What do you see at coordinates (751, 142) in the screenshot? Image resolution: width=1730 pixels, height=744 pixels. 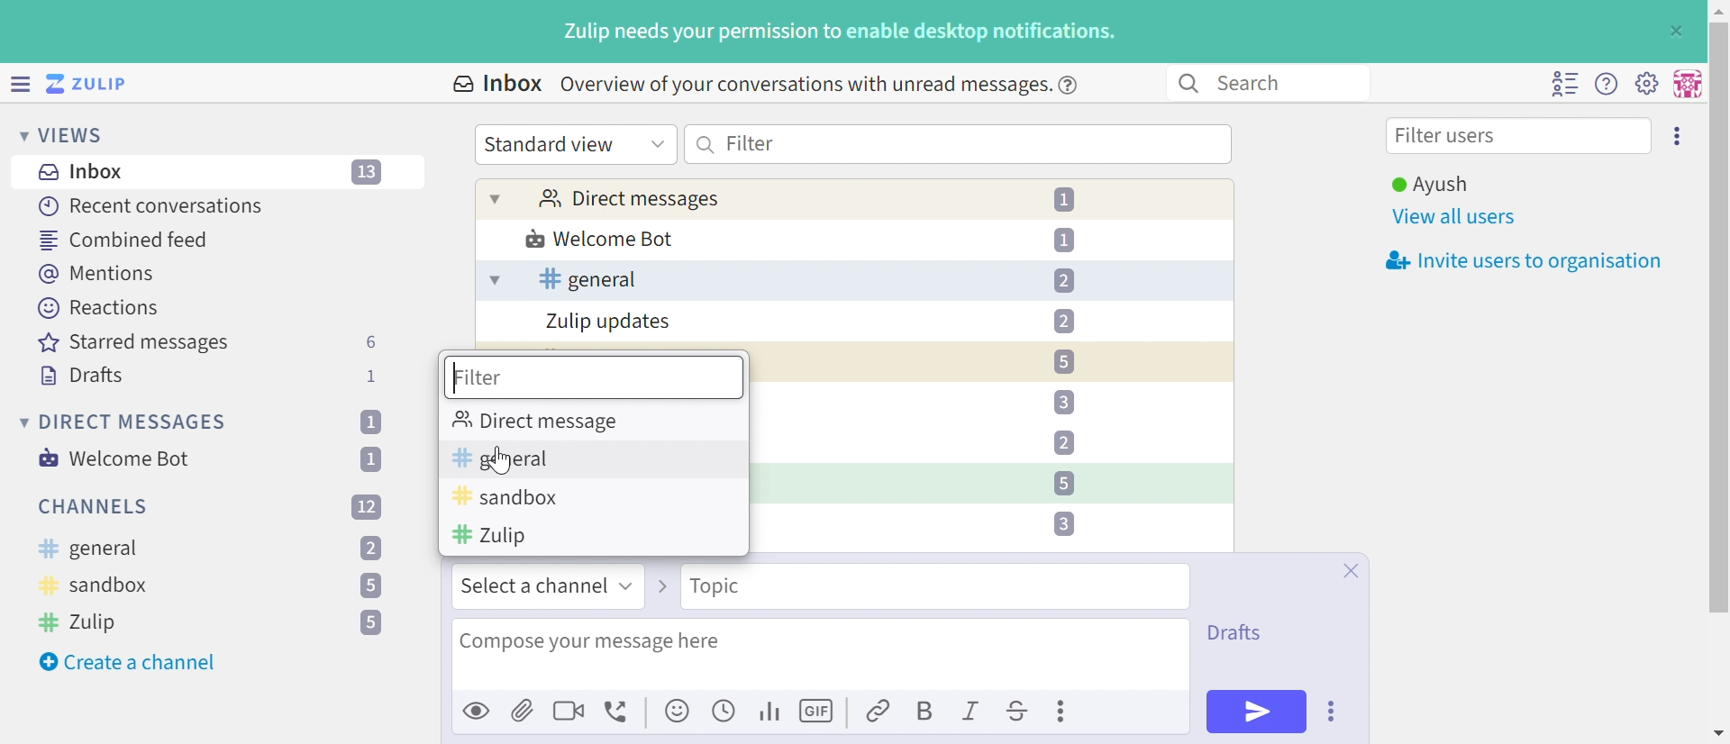 I see `Filter` at bounding box center [751, 142].